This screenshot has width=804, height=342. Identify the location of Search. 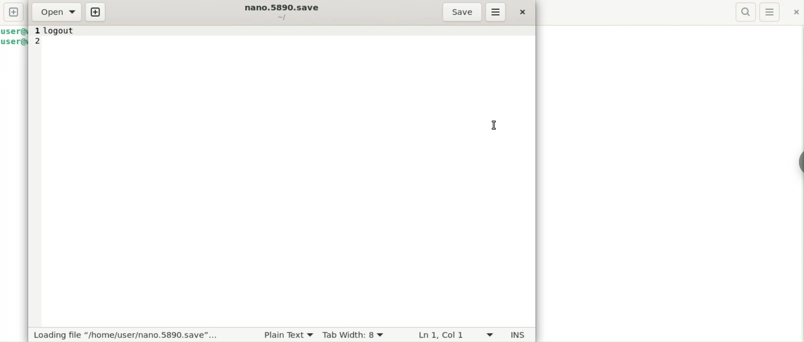
(745, 12).